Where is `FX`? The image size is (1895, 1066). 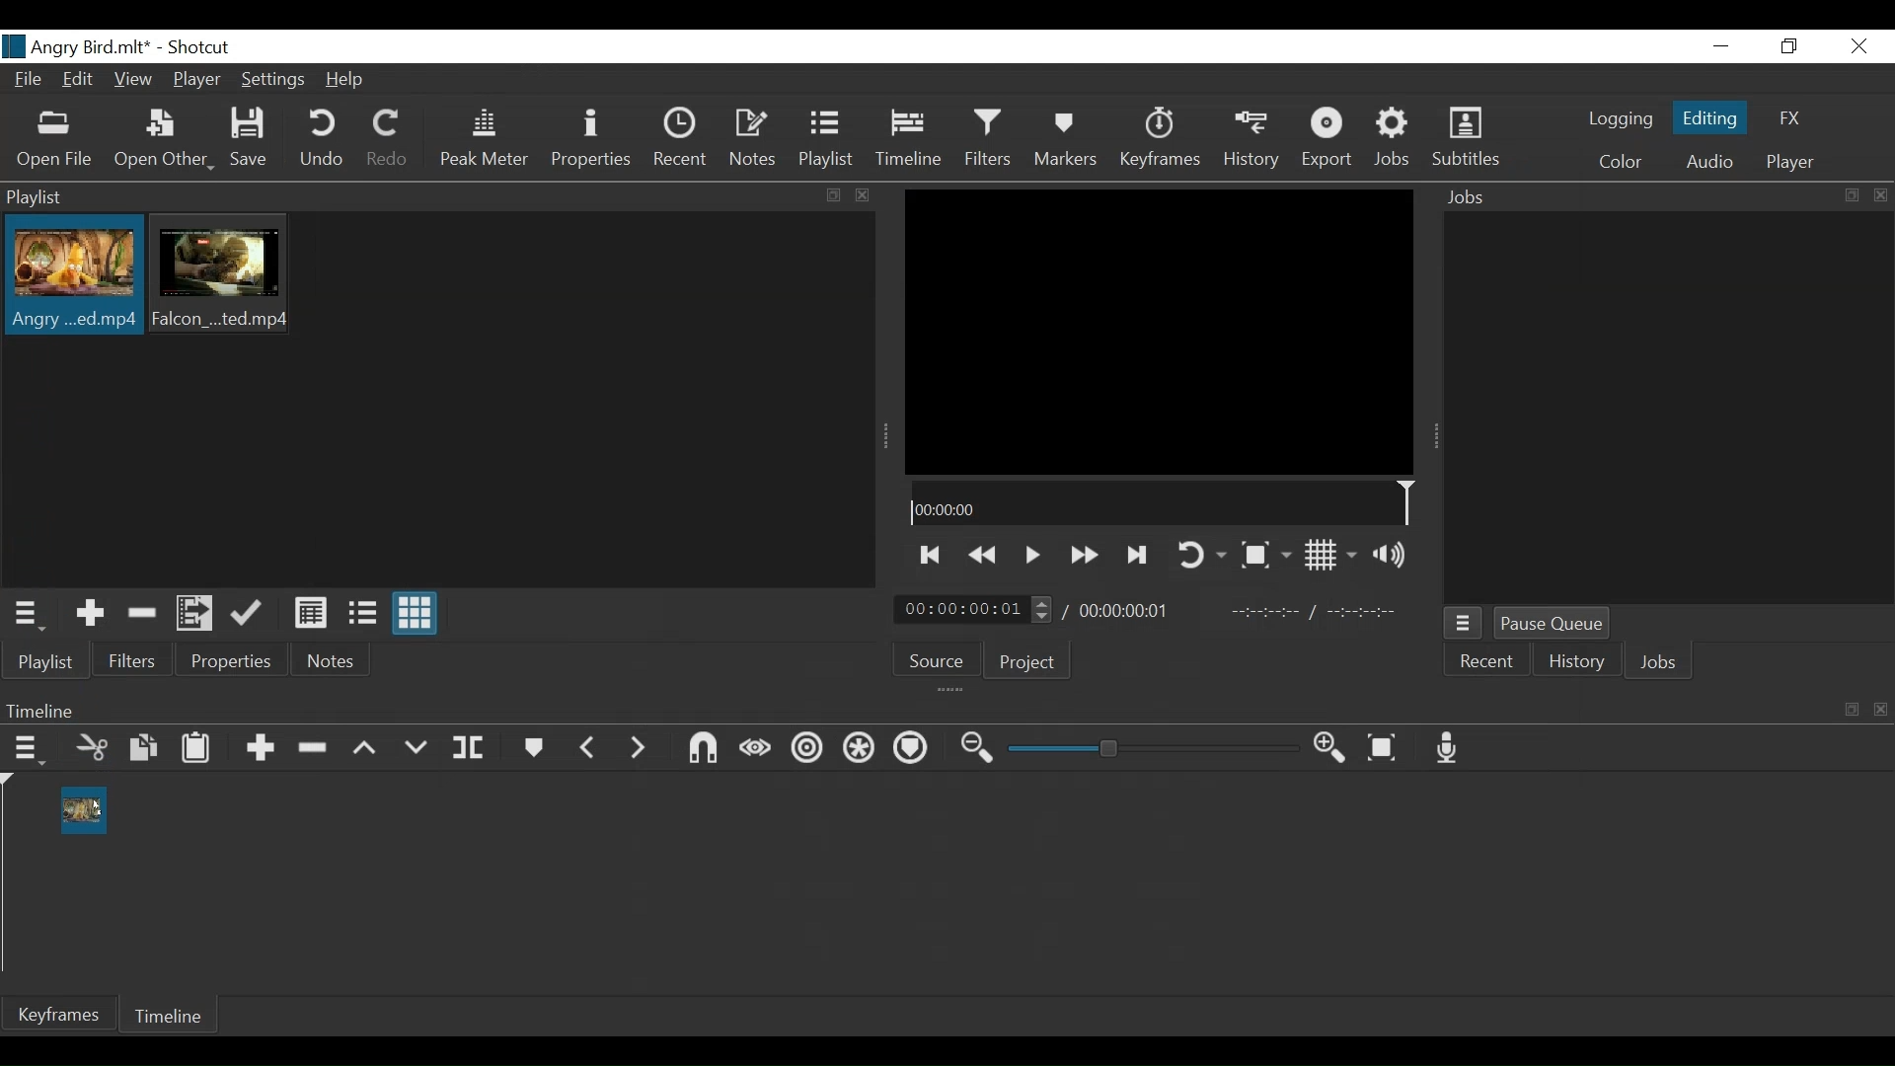
FX is located at coordinates (1787, 118).